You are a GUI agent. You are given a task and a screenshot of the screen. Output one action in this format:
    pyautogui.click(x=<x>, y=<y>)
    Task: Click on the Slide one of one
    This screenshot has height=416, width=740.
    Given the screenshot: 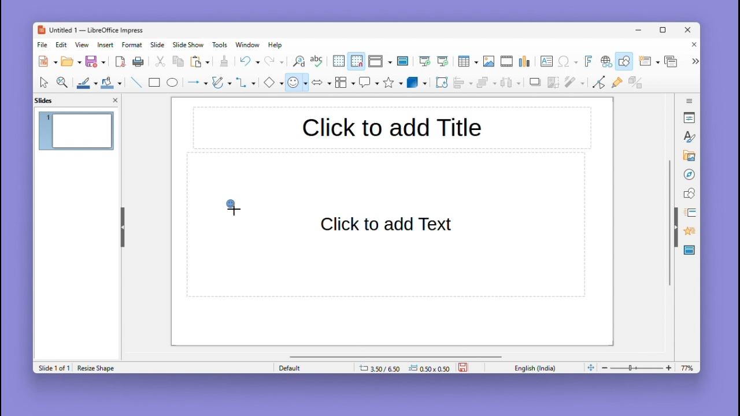 What is the action you would take?
    pyautogui.click(x=53, y=368)
    